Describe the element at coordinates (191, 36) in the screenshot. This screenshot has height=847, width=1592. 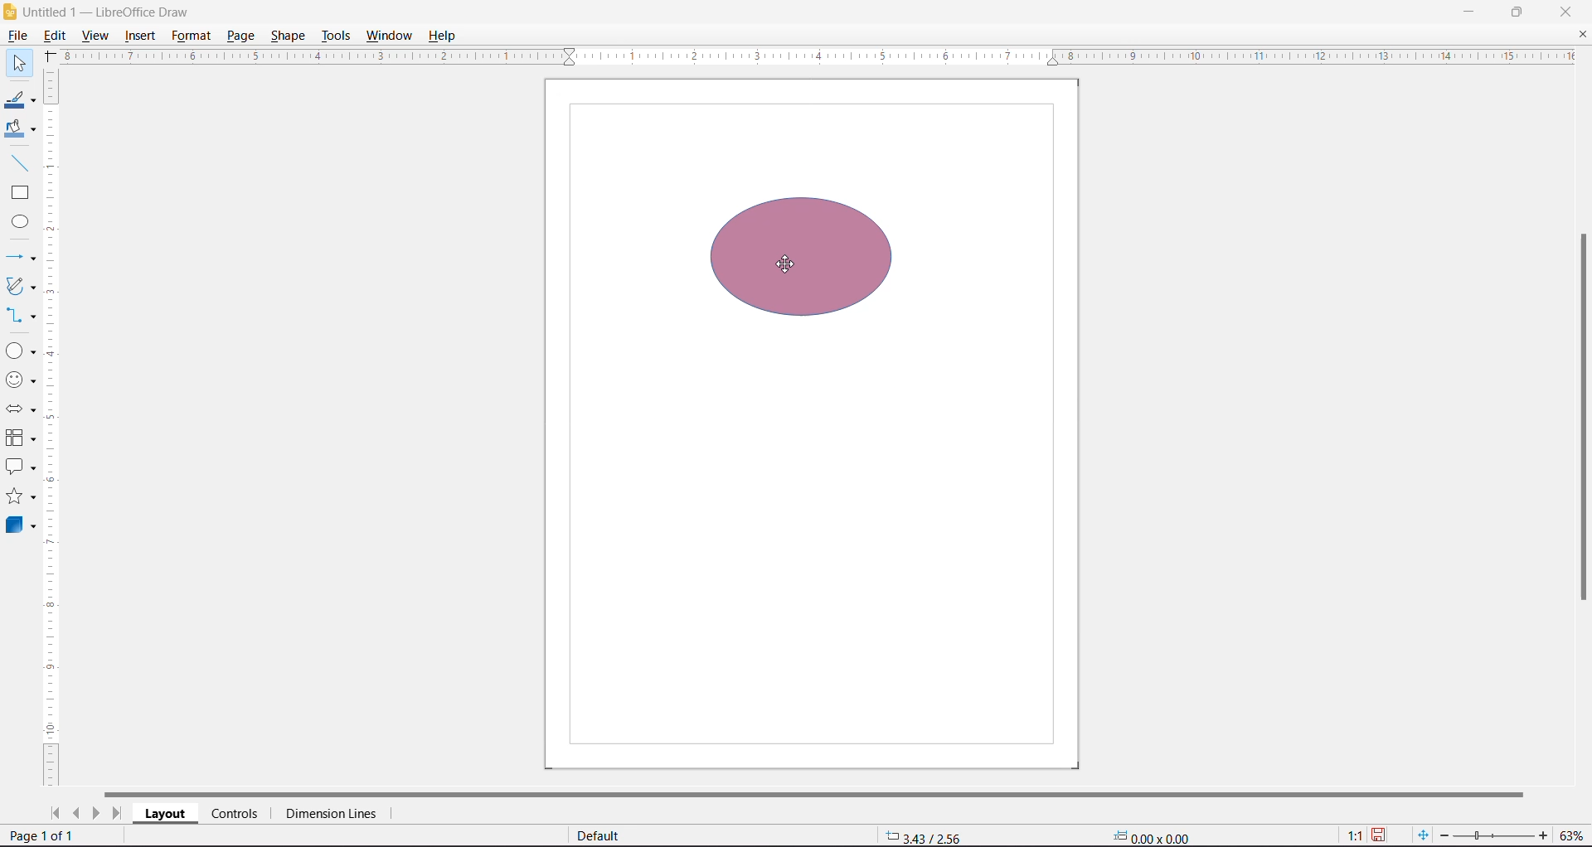
I see `Format` at that location.